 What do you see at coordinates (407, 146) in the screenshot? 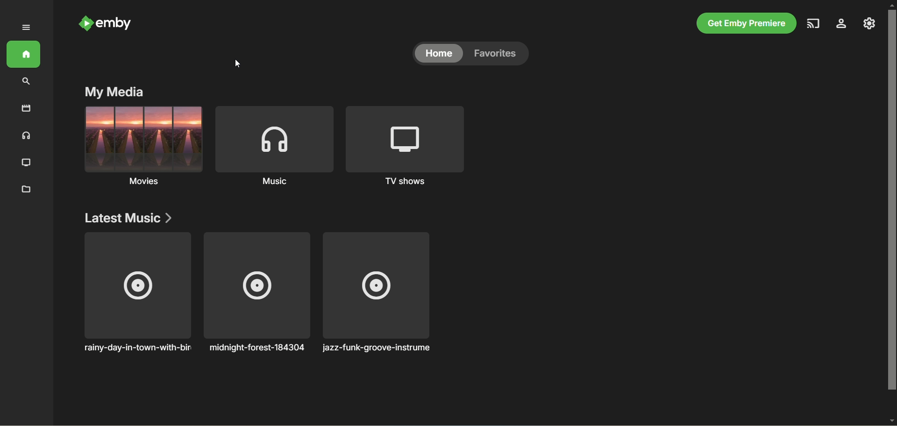
I see `TV shows` at bounding box center [407, 146].